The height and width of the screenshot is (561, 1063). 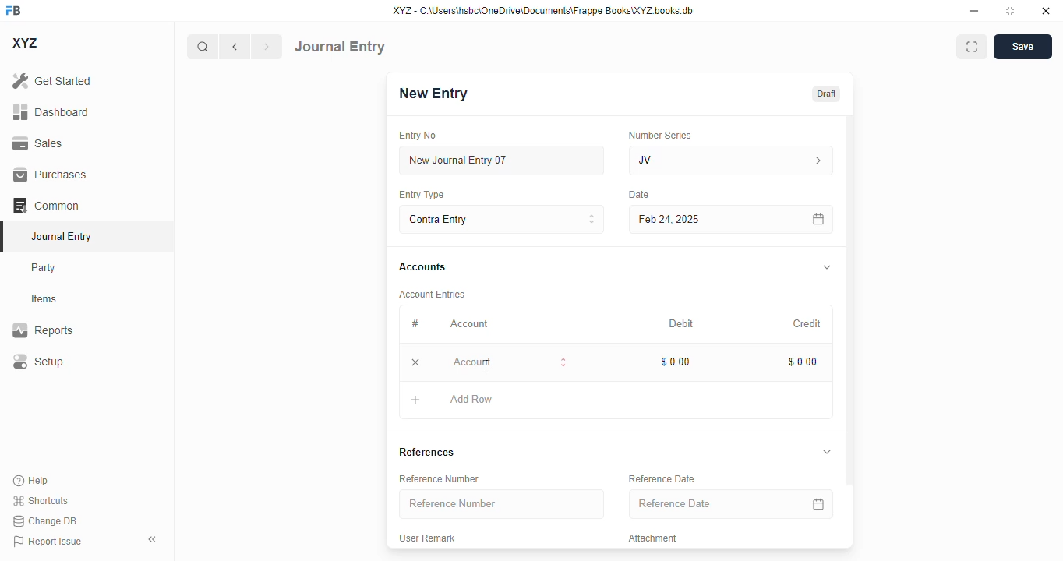 I want to click on account, so click(x=469, y=324).